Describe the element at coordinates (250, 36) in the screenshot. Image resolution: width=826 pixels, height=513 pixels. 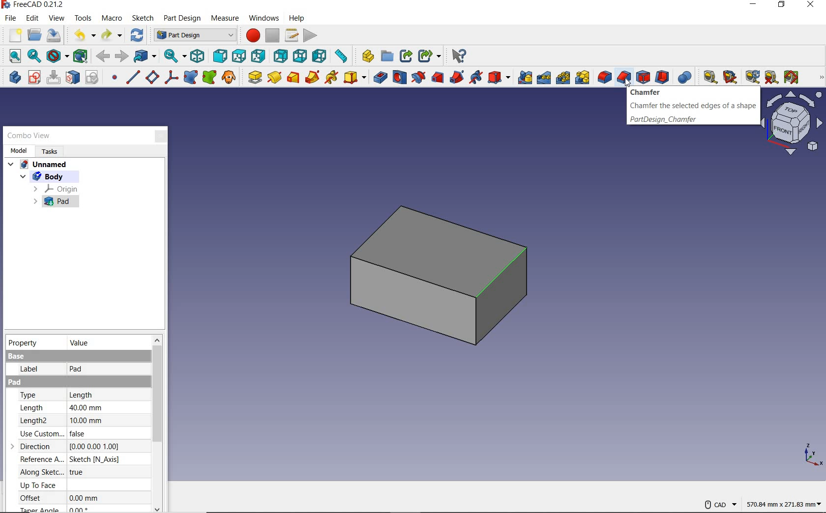
I see `macro recording` at that location.